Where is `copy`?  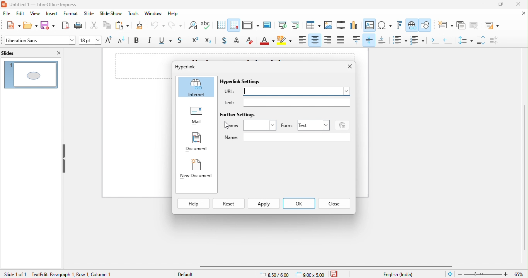 copy is located at coordinates (106, 26).